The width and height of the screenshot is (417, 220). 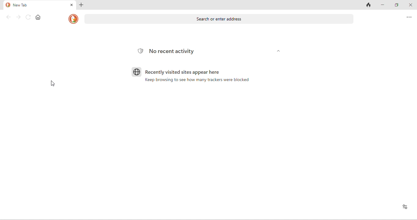 What do you see at coordinates (411, 6) in the screenshot?
I see `close` at bounding box center [411, 6].